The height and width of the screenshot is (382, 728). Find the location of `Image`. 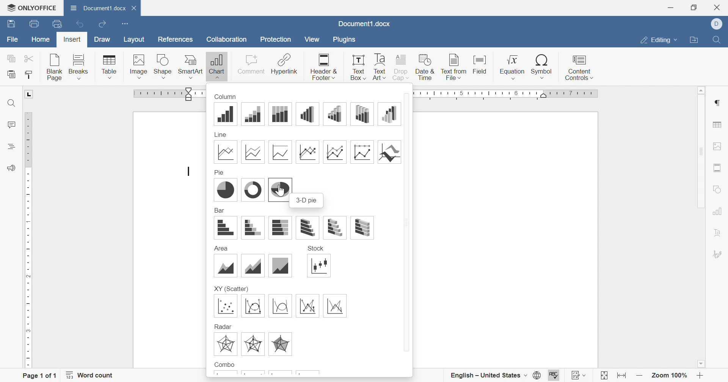

Image is located at coordinates (139, 65).